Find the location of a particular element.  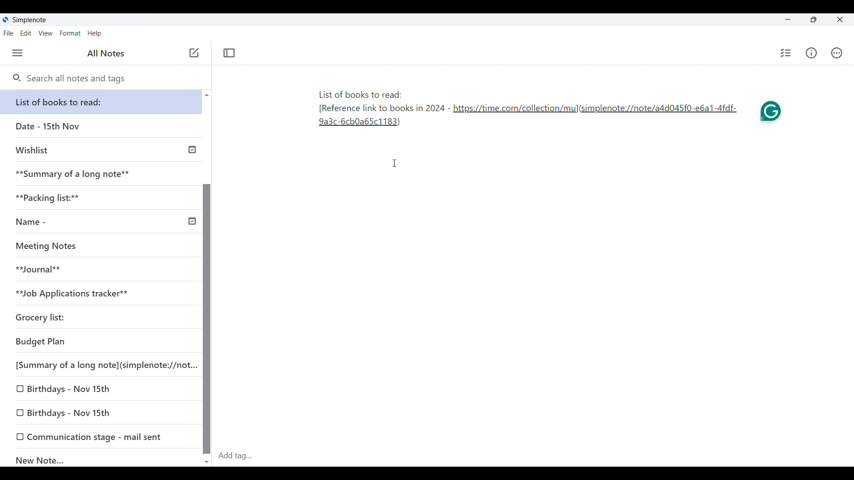

Birthdays - Nov 15th is located at coordinates (102, 413).